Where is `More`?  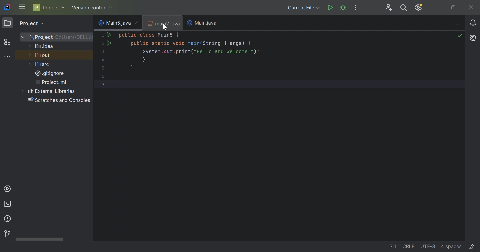 More is located at coordinates (30, 55).